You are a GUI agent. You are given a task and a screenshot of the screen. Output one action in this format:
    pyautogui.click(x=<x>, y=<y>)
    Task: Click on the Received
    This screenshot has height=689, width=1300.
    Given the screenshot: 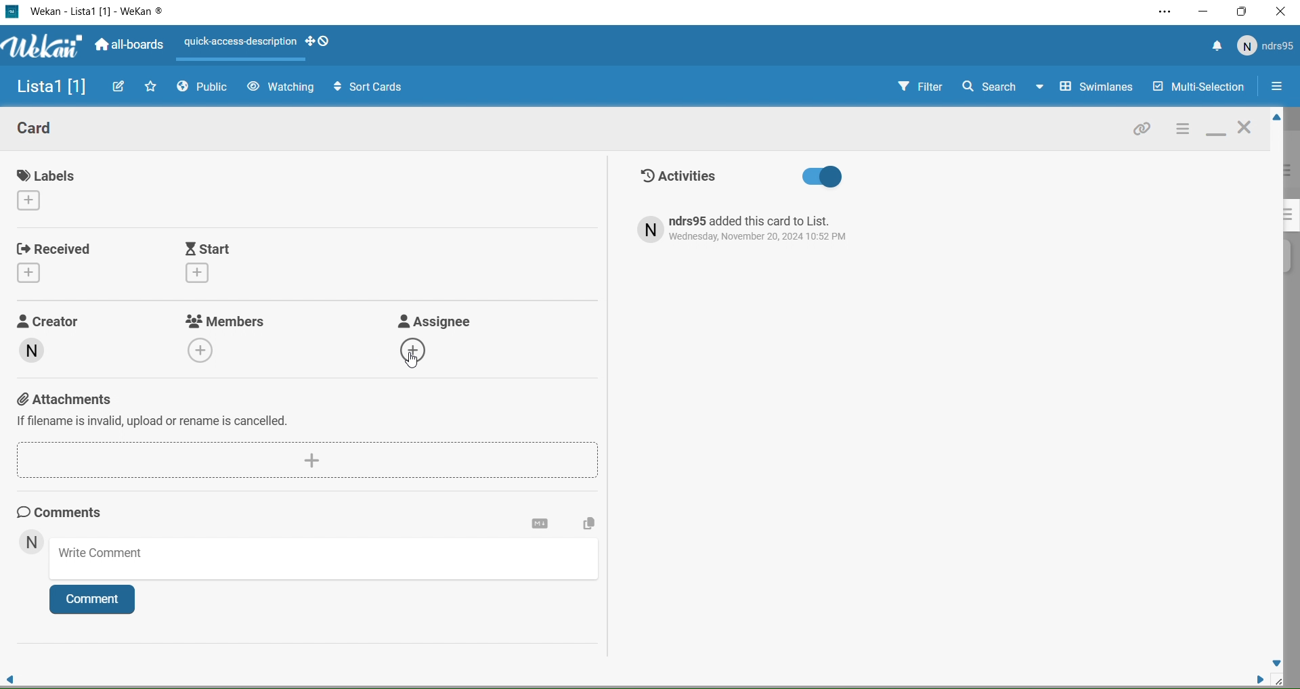 What is the action you would take?
    pyautogui.click(x=58, y=261)
    